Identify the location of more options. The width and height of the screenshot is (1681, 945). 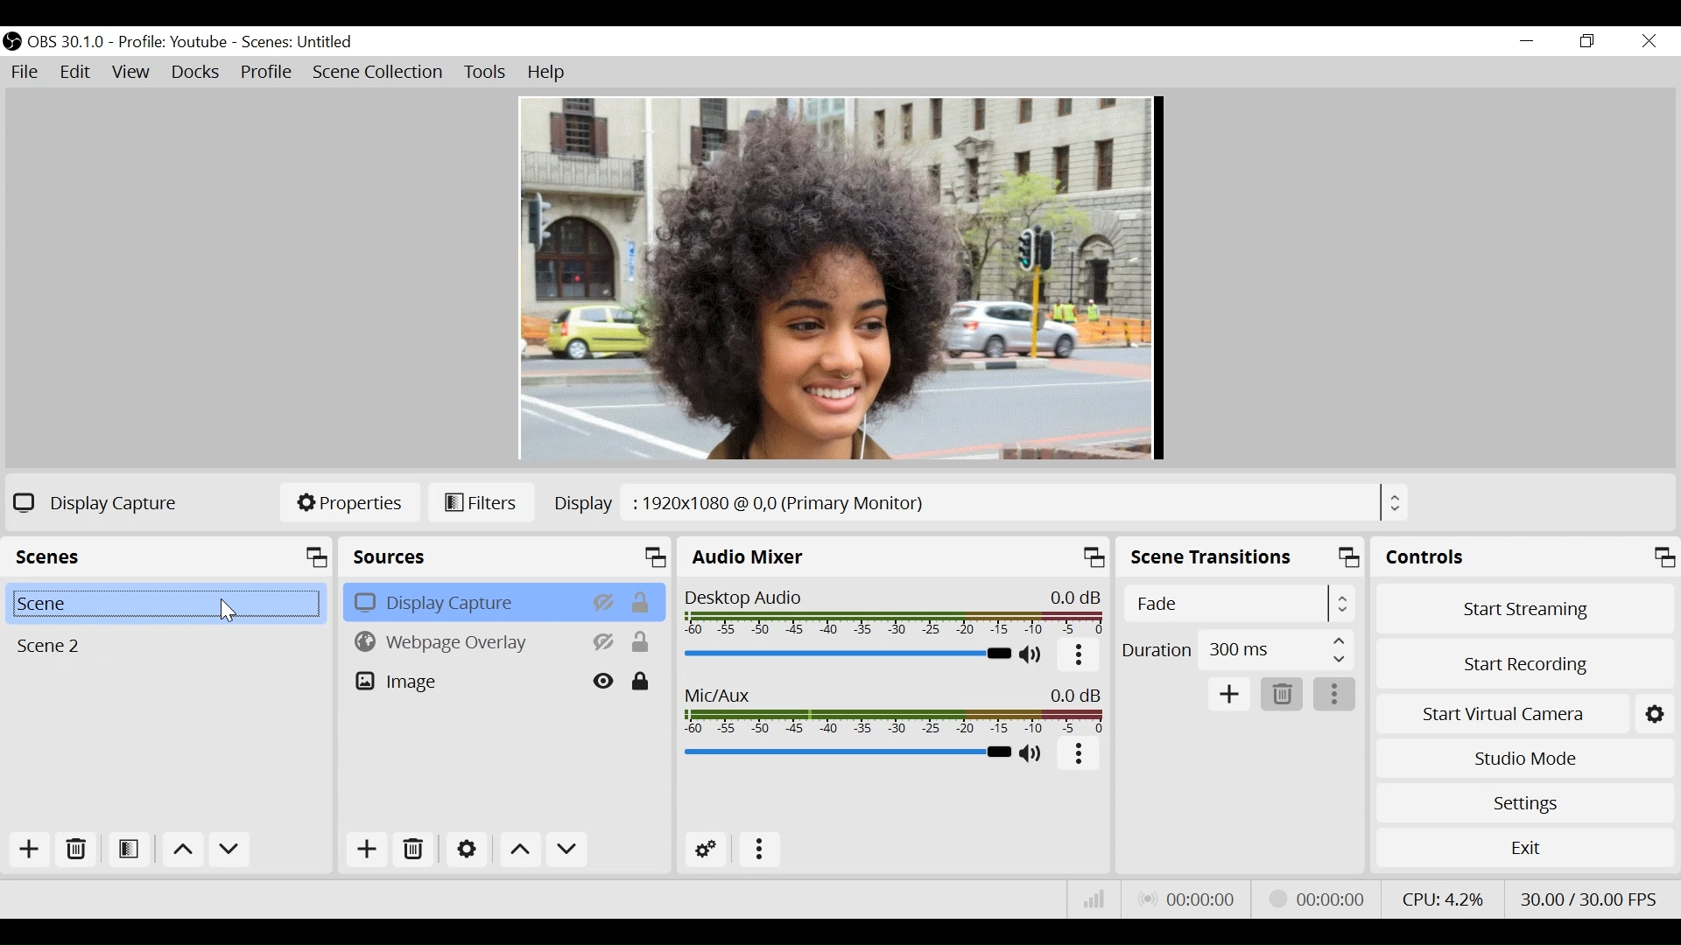
(1080, 753).